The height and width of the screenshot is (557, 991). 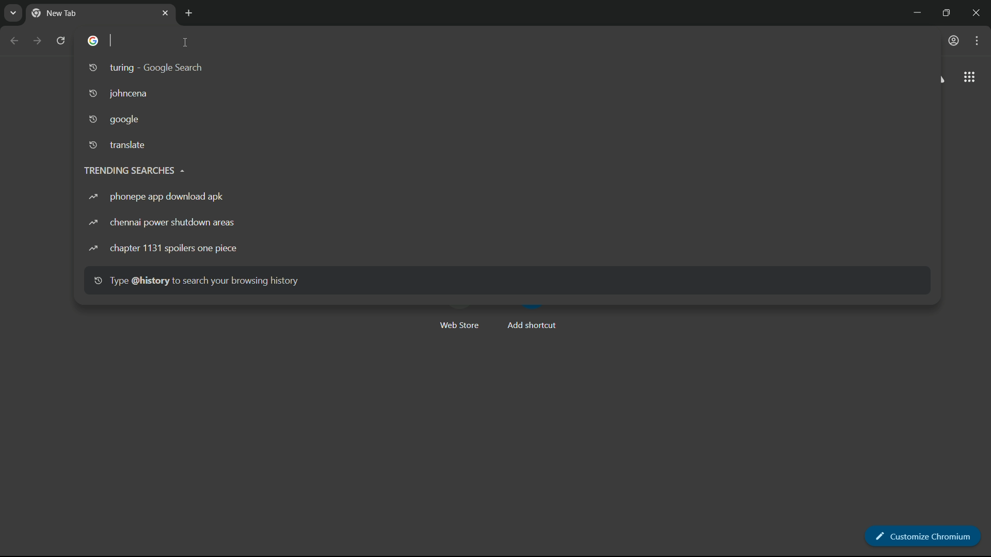 I want to click on cursor, so click(x=187, y=44).